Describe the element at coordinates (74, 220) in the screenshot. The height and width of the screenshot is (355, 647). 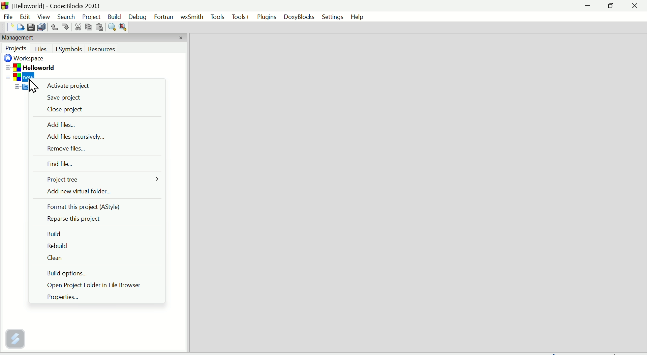
I see `Repars this project` at that location.